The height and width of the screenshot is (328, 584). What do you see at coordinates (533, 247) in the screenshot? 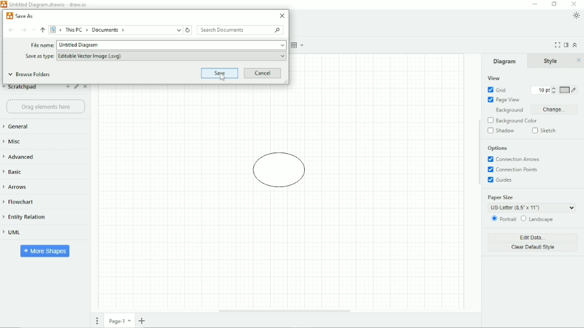
I see `Clear Default Style` at bounding box center [533, 247].